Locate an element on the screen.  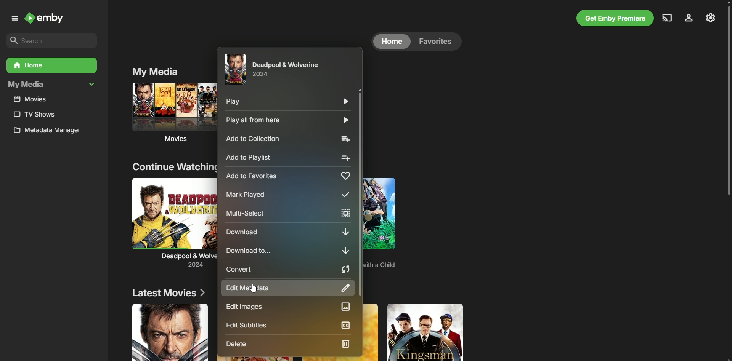
Menu is located at coordinates (13, 18).